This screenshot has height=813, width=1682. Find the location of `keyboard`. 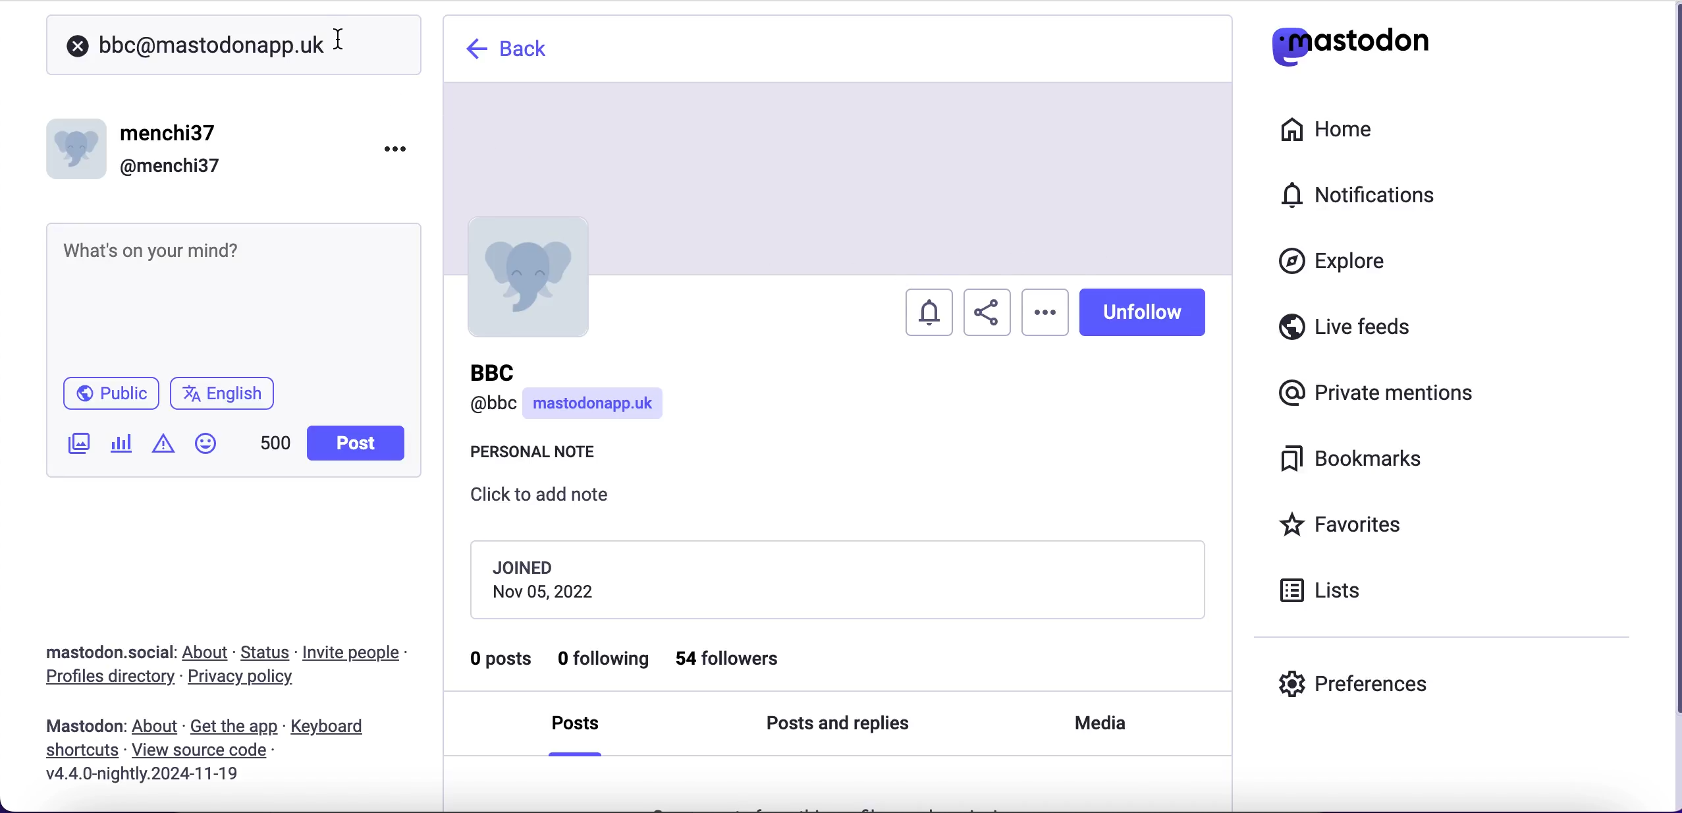

keyboard is located at coordinates (331, 728).